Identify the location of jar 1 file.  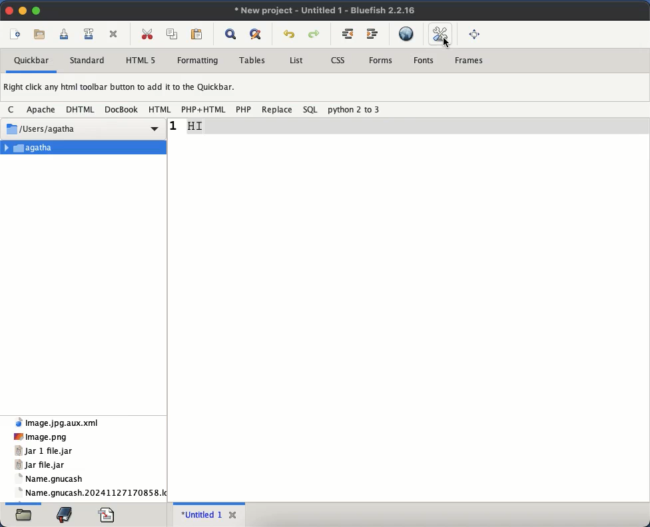
(45, 450).